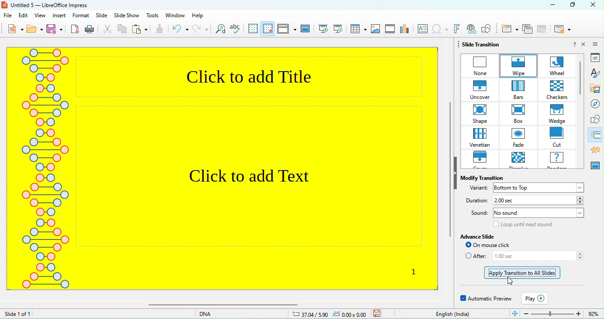 The image size is (604, 319). I want to click on special character, so click(440, 30).